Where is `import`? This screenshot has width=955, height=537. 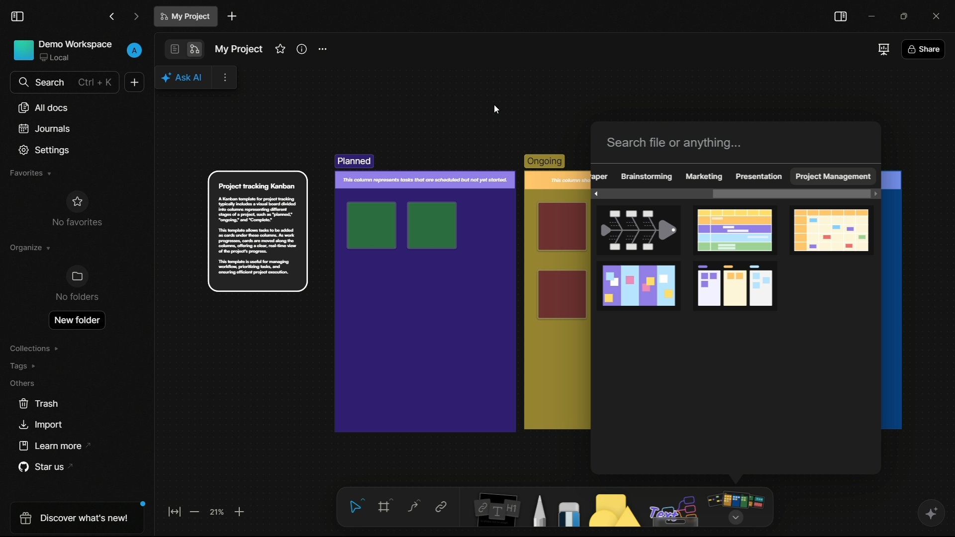
import is located at coordinates (40, 425).